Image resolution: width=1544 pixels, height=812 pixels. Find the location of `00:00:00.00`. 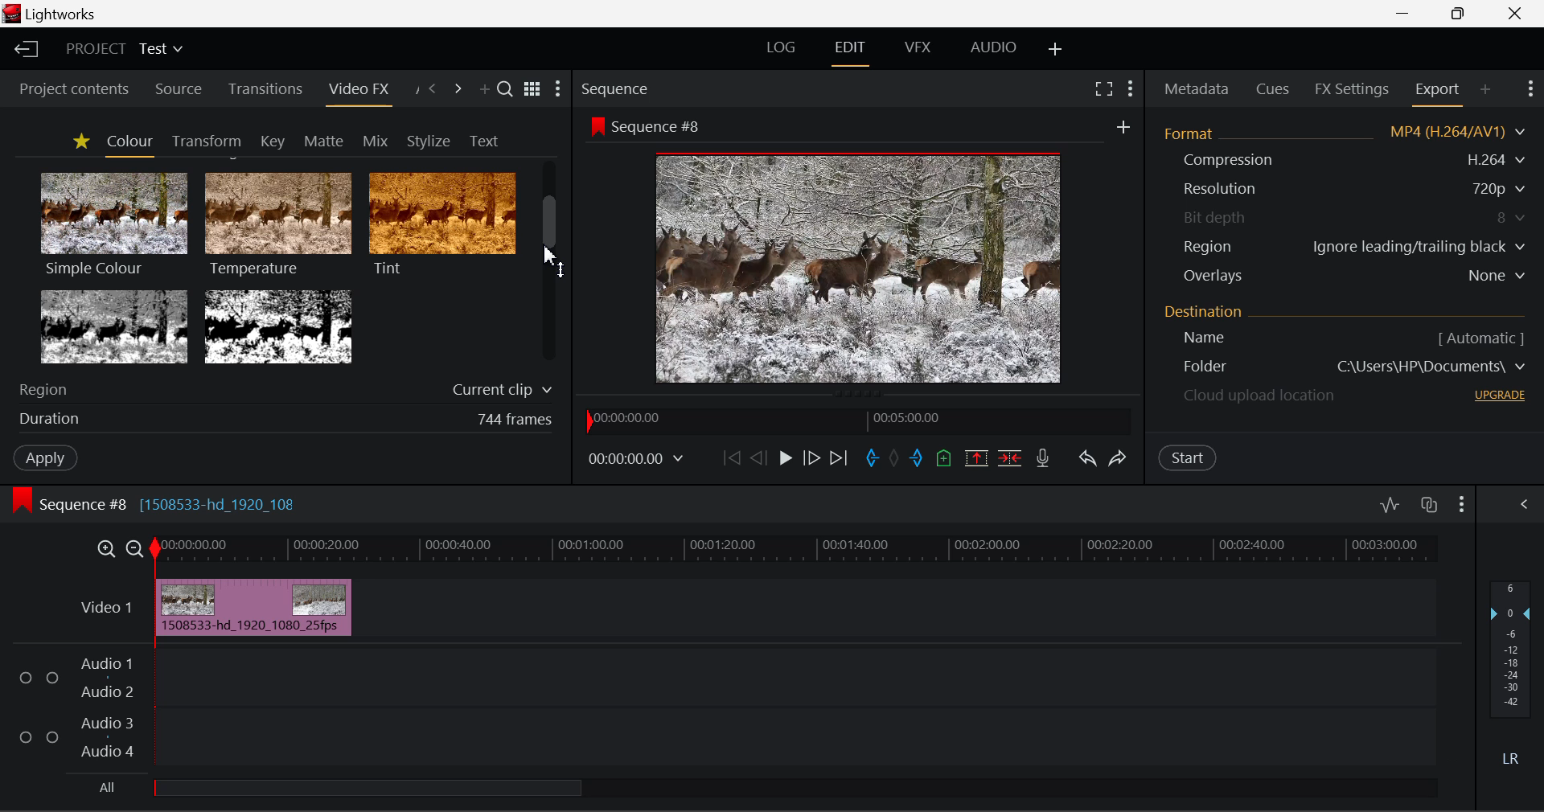

00:00:00.00 is located at coordinates (630, 419).